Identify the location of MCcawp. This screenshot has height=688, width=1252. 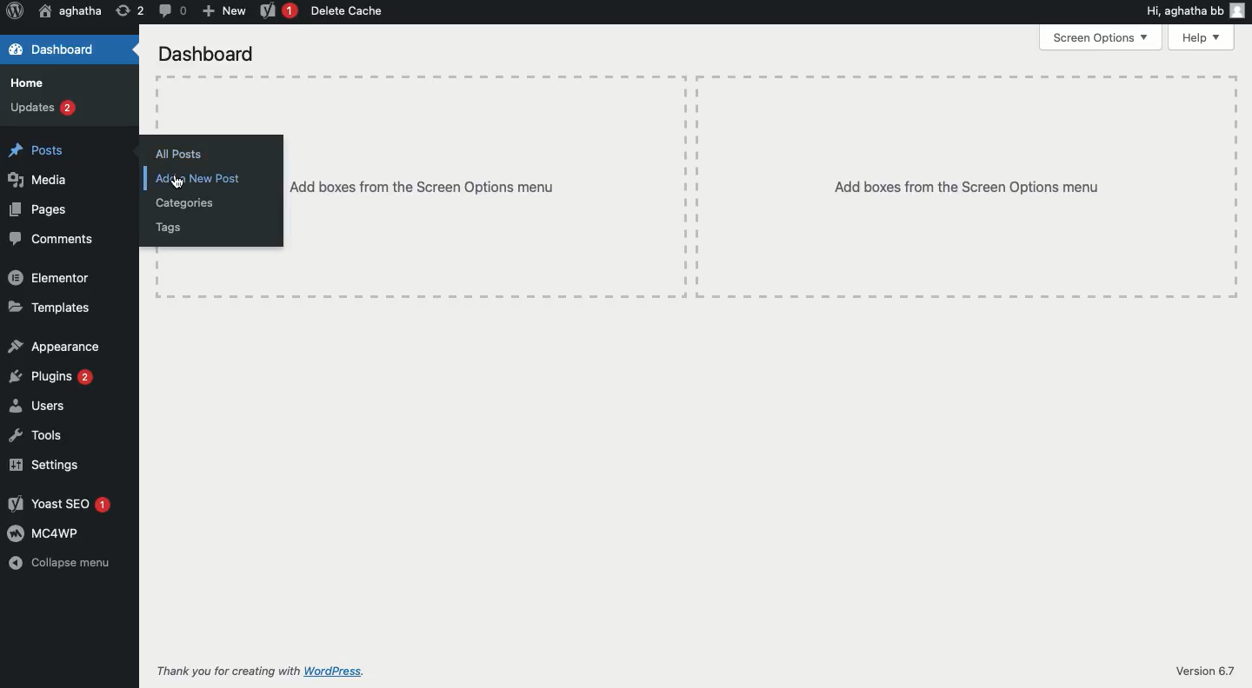
(43, 533).